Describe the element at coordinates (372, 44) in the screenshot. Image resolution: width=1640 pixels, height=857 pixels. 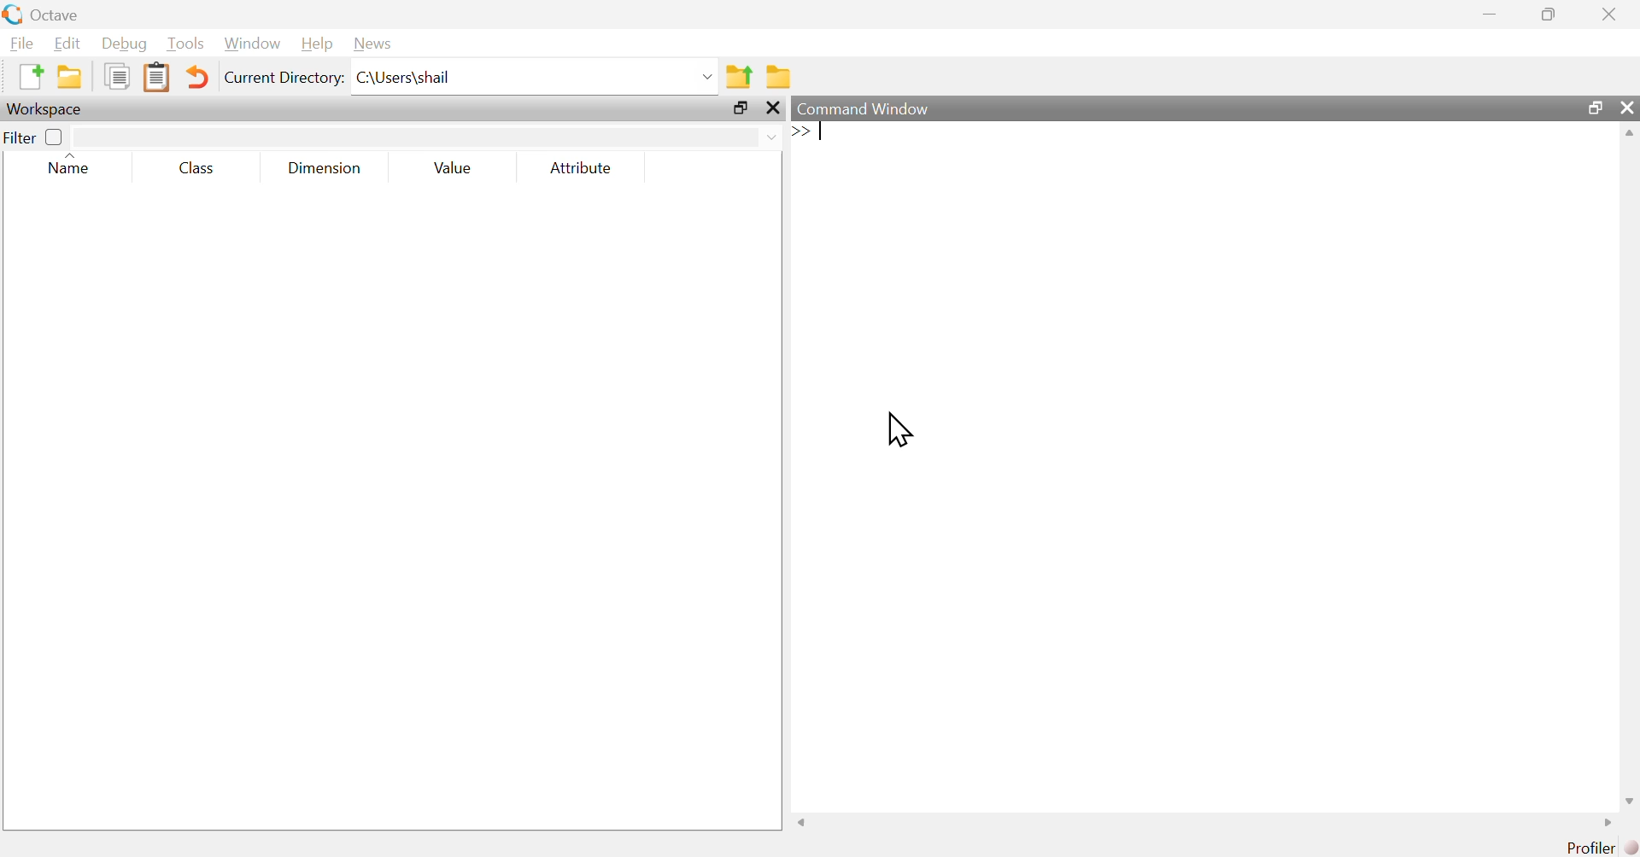
I see `News` at that location.